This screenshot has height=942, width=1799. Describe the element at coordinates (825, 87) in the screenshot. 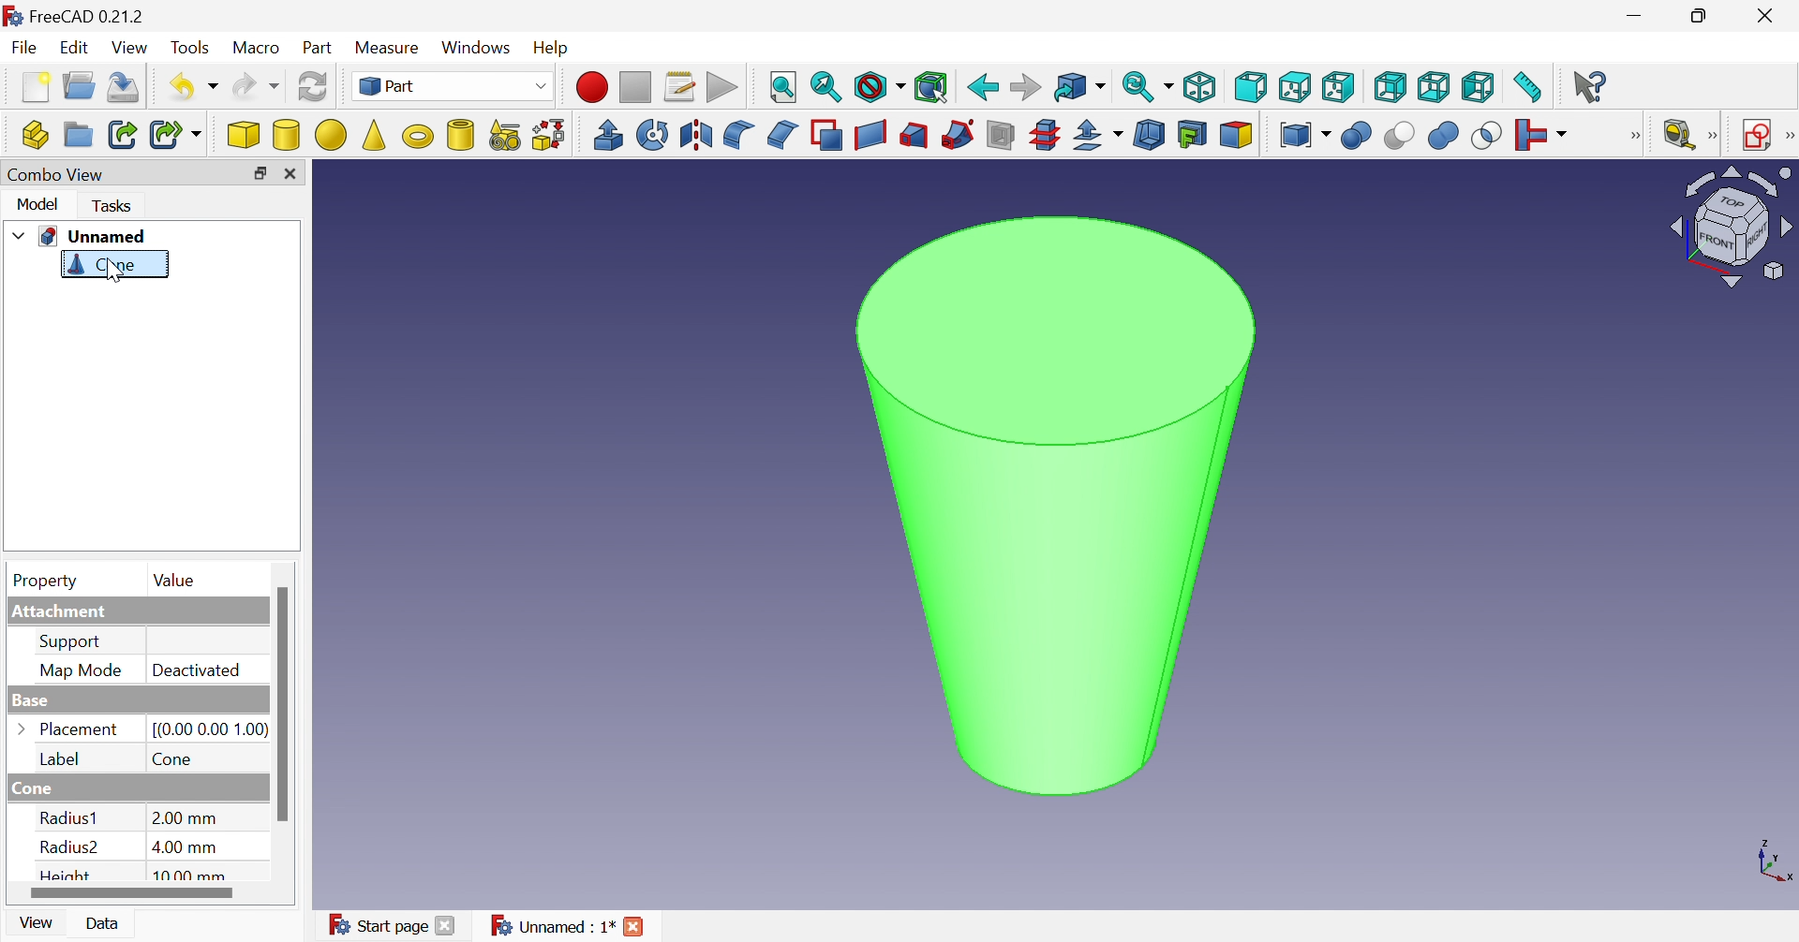

I see `Fit selection` at that location.